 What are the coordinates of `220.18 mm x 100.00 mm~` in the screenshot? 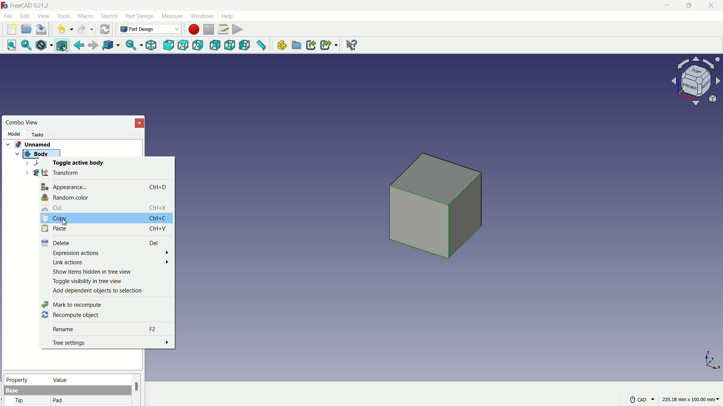 It's located at (691, 399).